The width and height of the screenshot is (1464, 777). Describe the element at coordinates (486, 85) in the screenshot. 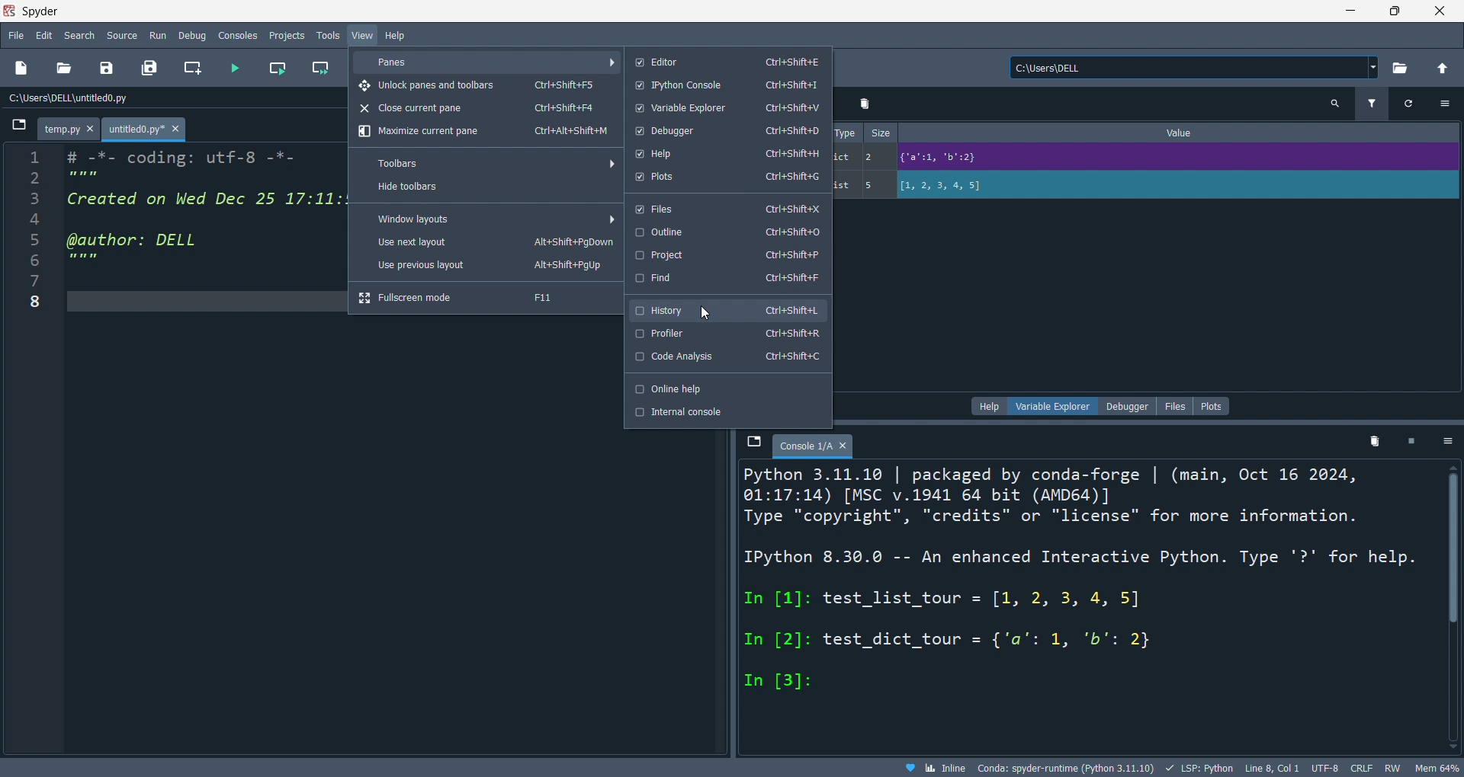

I see `unlock panes and toolbars` at that location.